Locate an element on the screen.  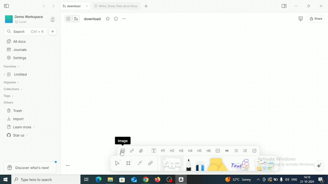
OBS Studio is located at coordinates (169, 180).